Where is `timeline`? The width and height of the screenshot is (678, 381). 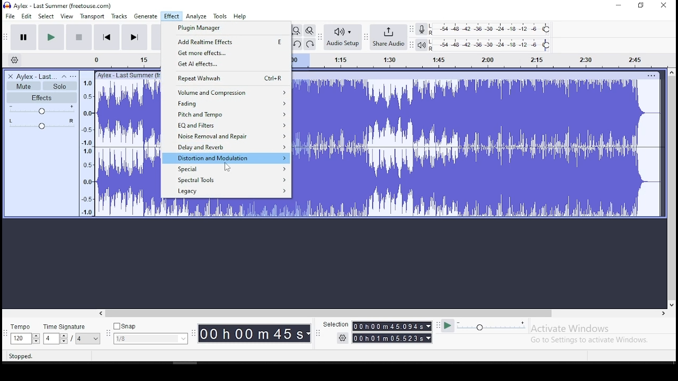 timeline is located at coordinates (470, 58).